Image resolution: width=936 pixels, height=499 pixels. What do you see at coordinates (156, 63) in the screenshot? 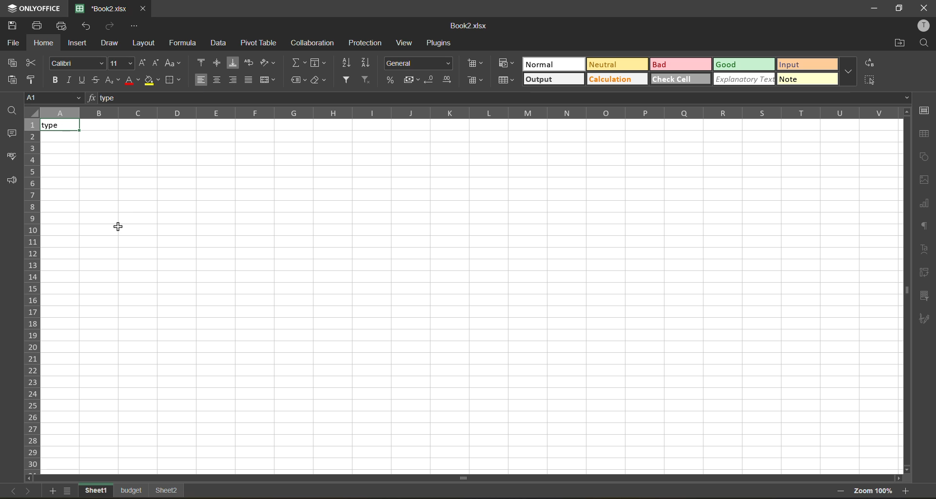
I see `decrement size` at bounding box center [156, 63].